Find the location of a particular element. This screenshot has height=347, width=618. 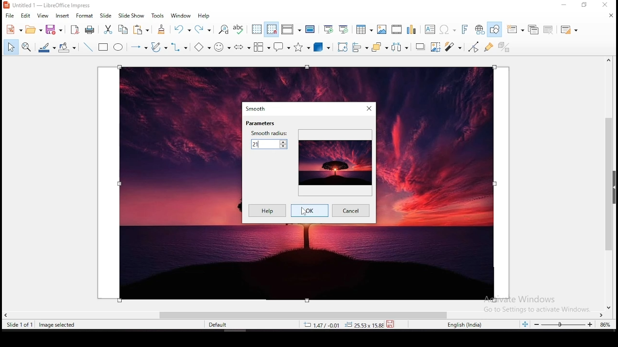

open is located at coordinates (33, 30).